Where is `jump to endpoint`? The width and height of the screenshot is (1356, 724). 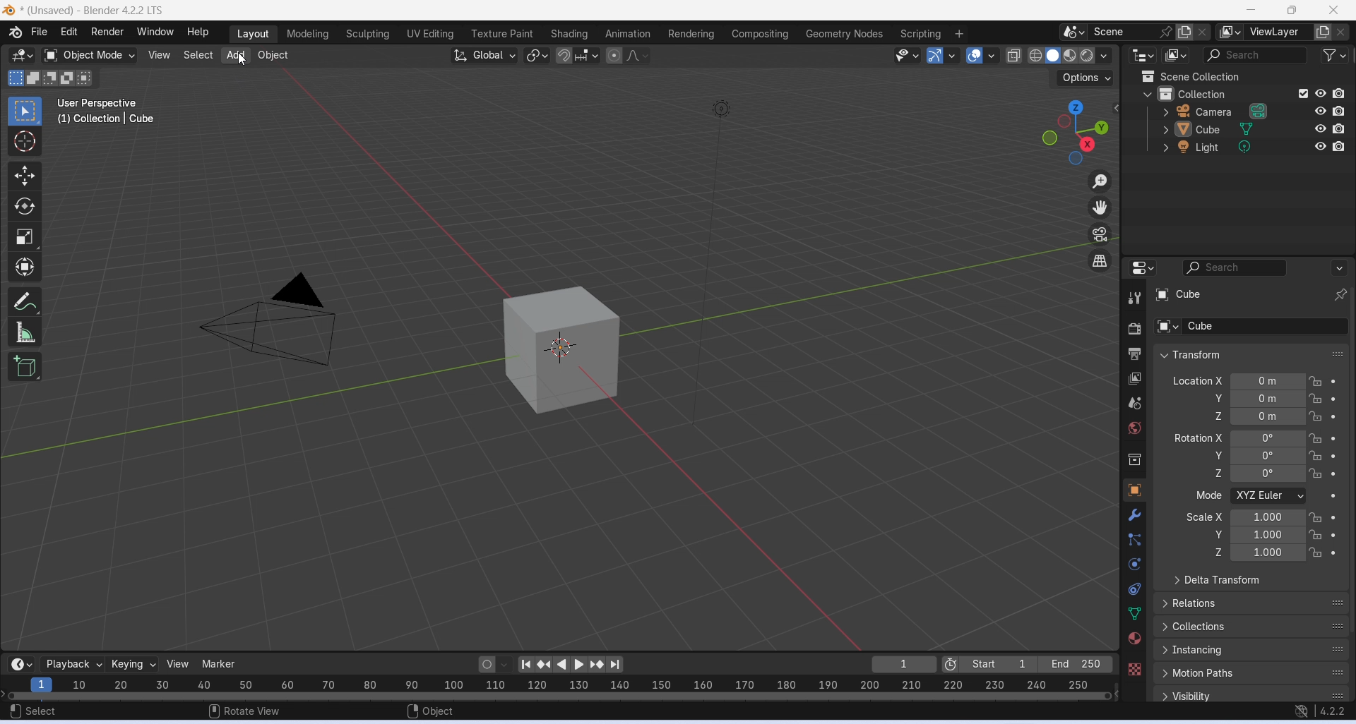 jump to endpoint is located at coordinates (525, 665).